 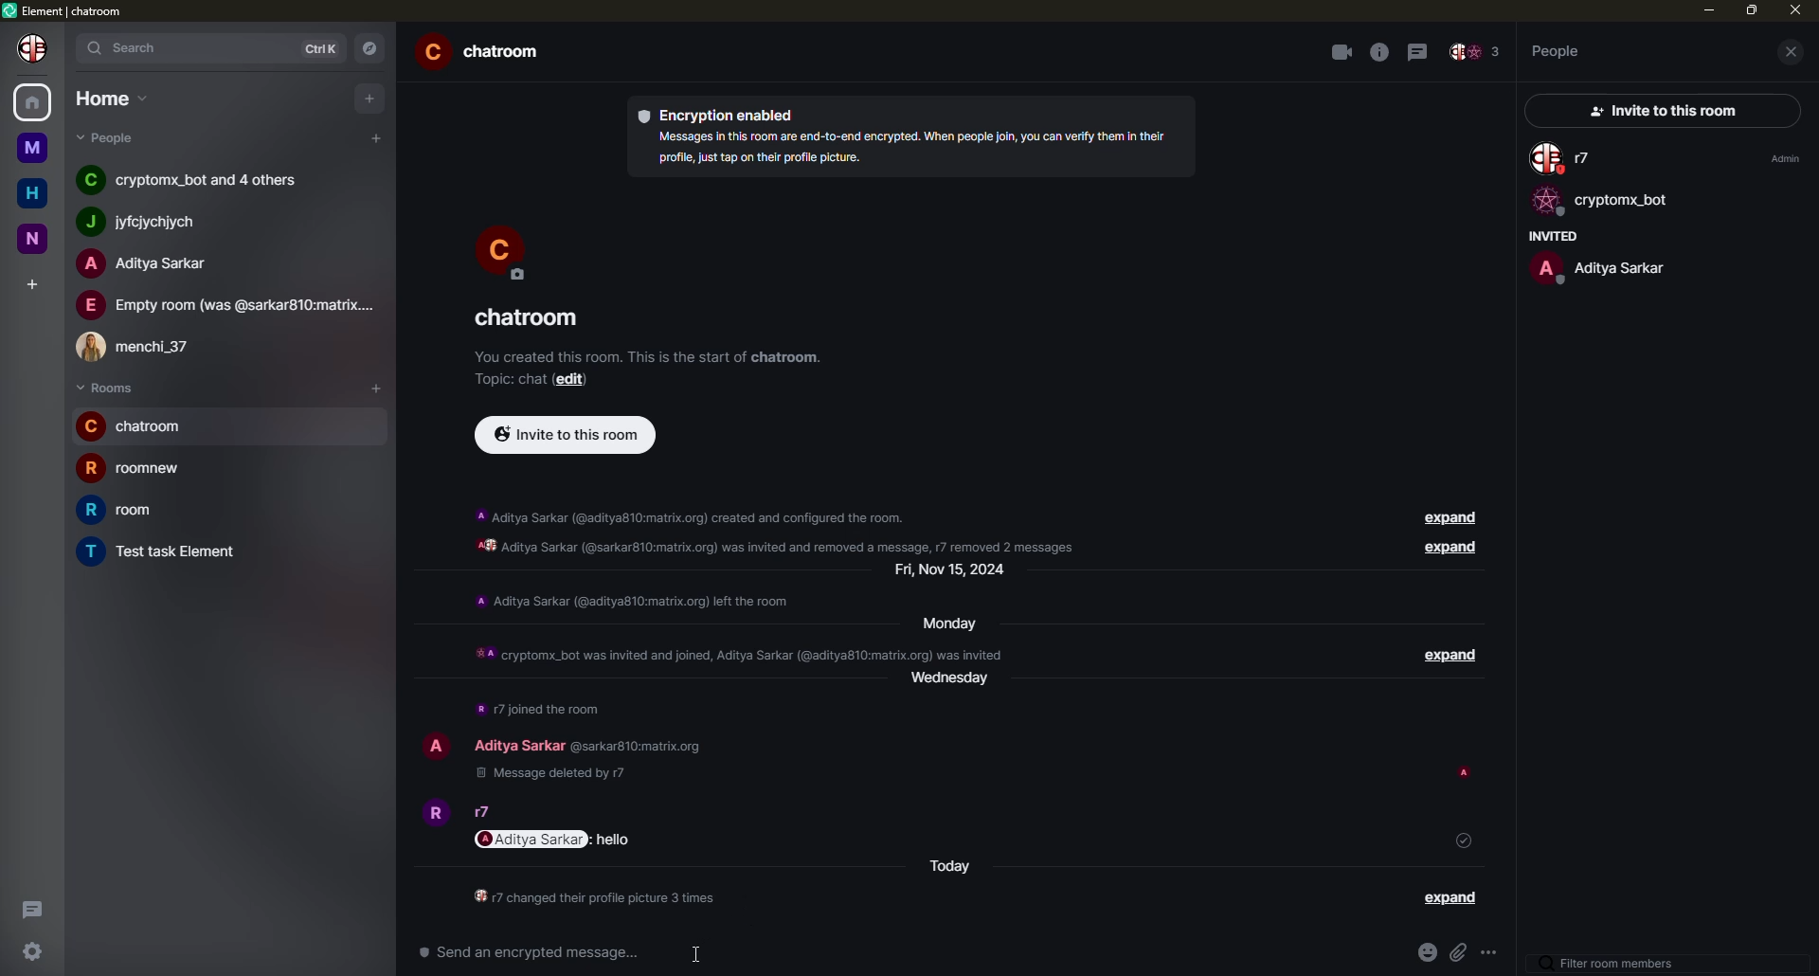 What do you see at coordinates (487, 812) in the screenshot?
I see `people` at bounding box center [487, 812].